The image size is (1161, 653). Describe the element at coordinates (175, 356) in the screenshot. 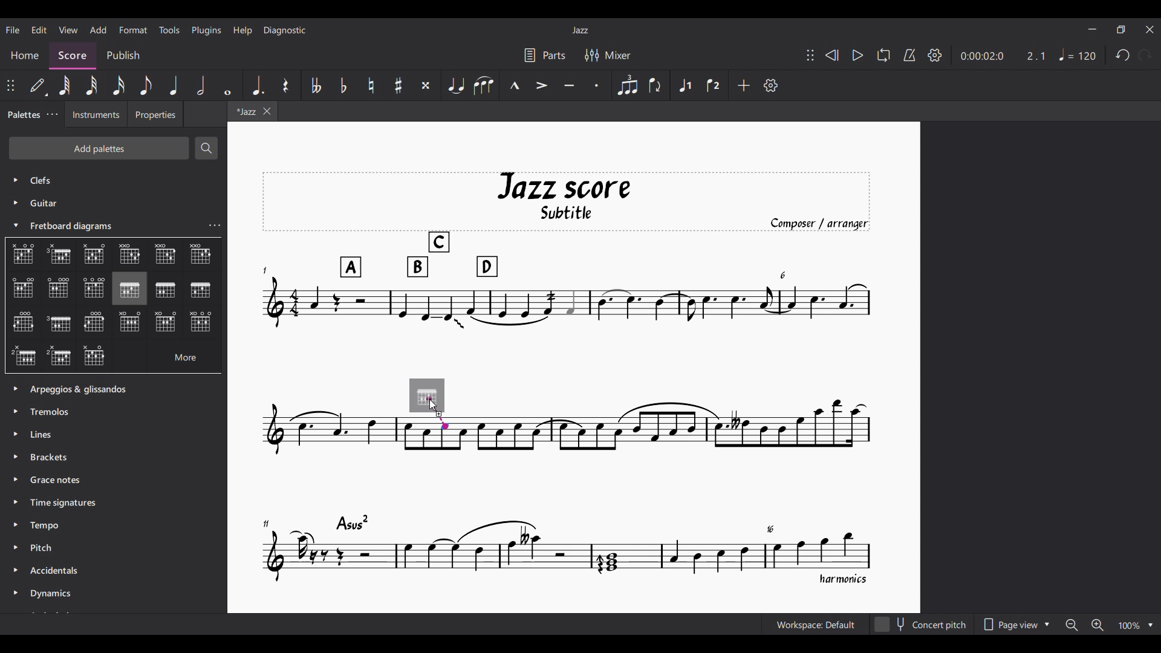

I see `More` at that location.